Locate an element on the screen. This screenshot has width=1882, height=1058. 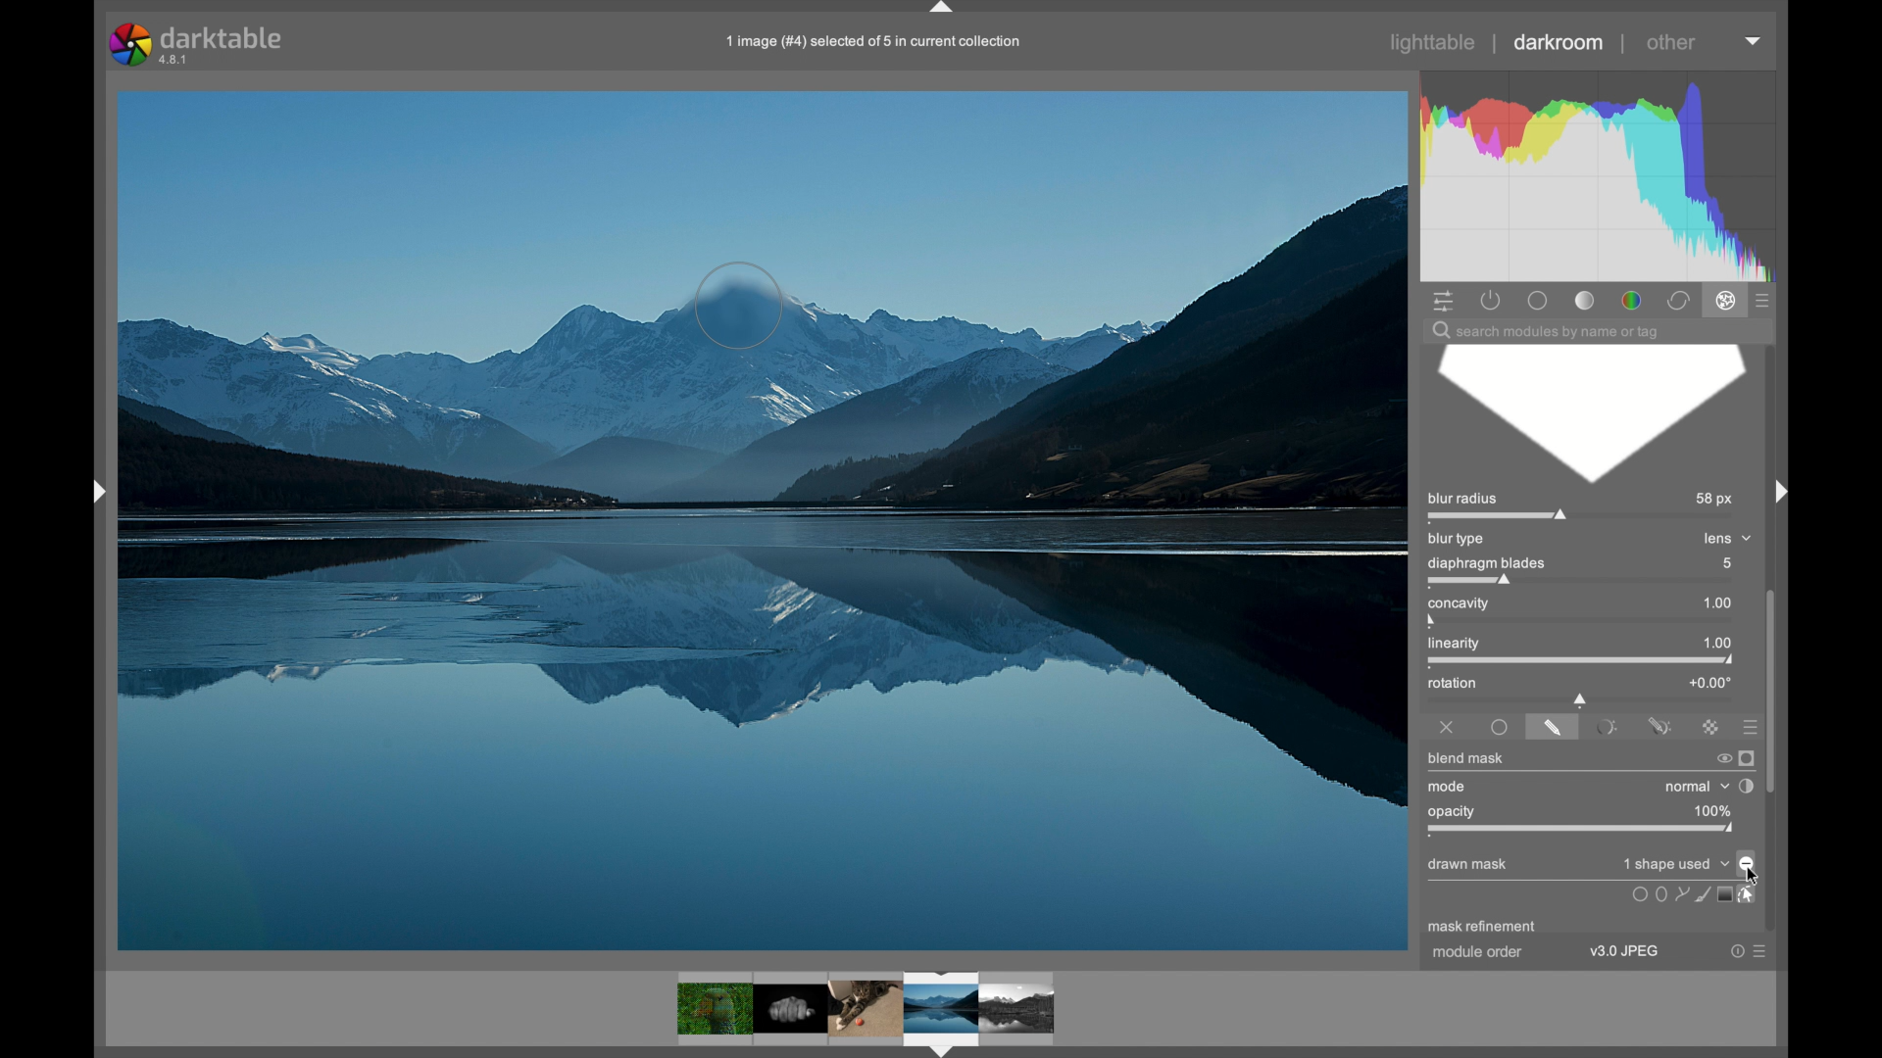
uniformly is located at coordinates (1640, 894).